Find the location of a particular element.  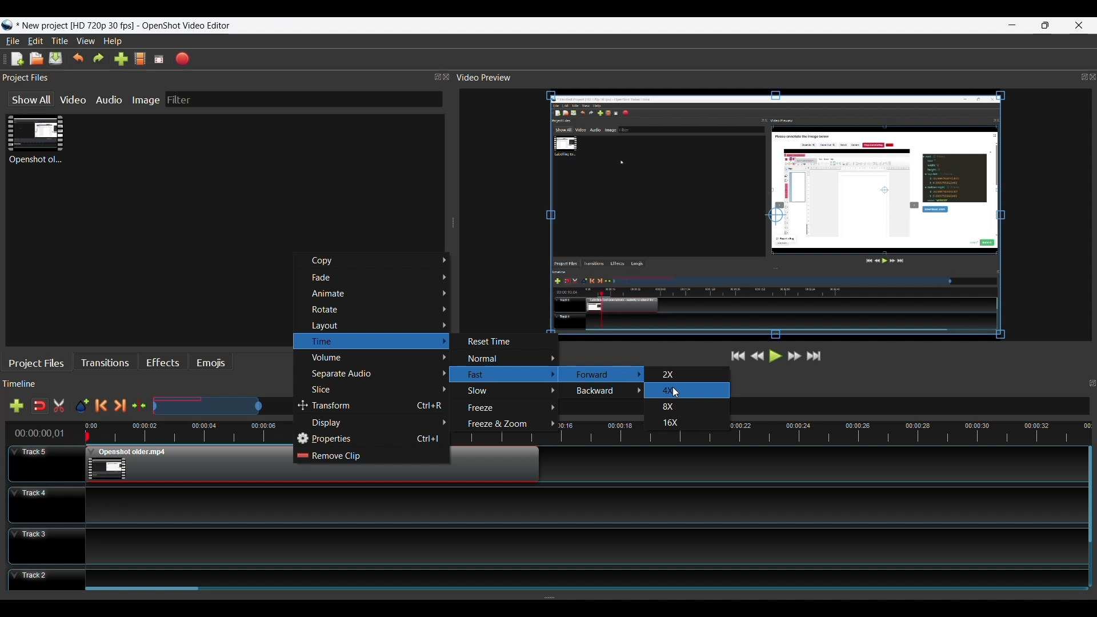

8X is located at coordinates (671, 407).